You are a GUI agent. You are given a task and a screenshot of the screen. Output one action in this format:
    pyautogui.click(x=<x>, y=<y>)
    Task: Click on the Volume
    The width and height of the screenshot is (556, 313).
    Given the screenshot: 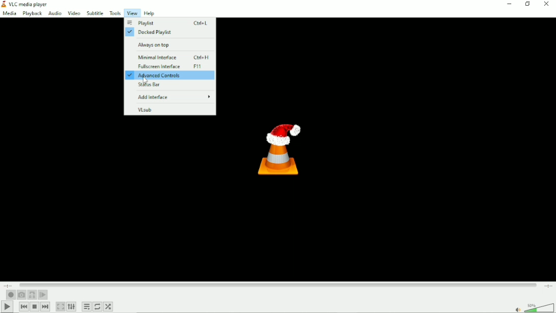 What is the action you would take?
    pyautogui.click(x=532, y=305)
    